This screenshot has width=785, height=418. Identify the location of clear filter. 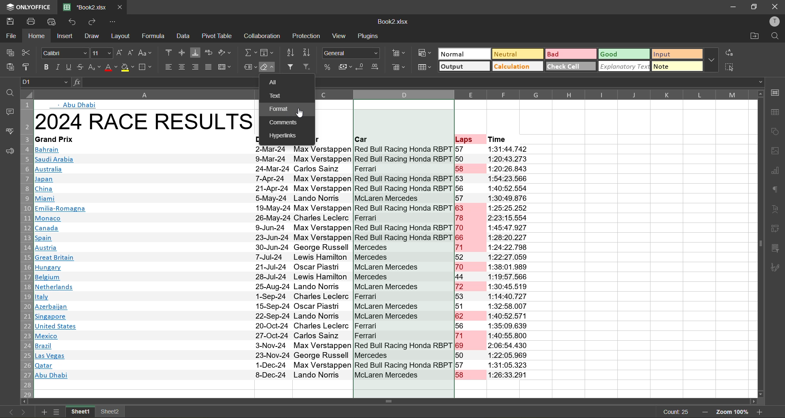
(307, 67).